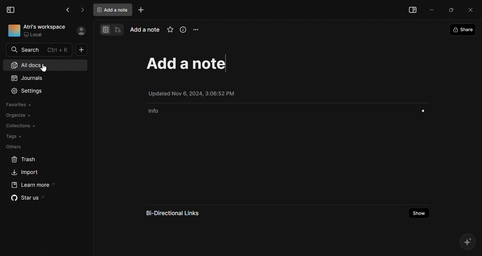  Describe the element at coordinates (419, 213) in the screenshot. I see `Show` at that location.